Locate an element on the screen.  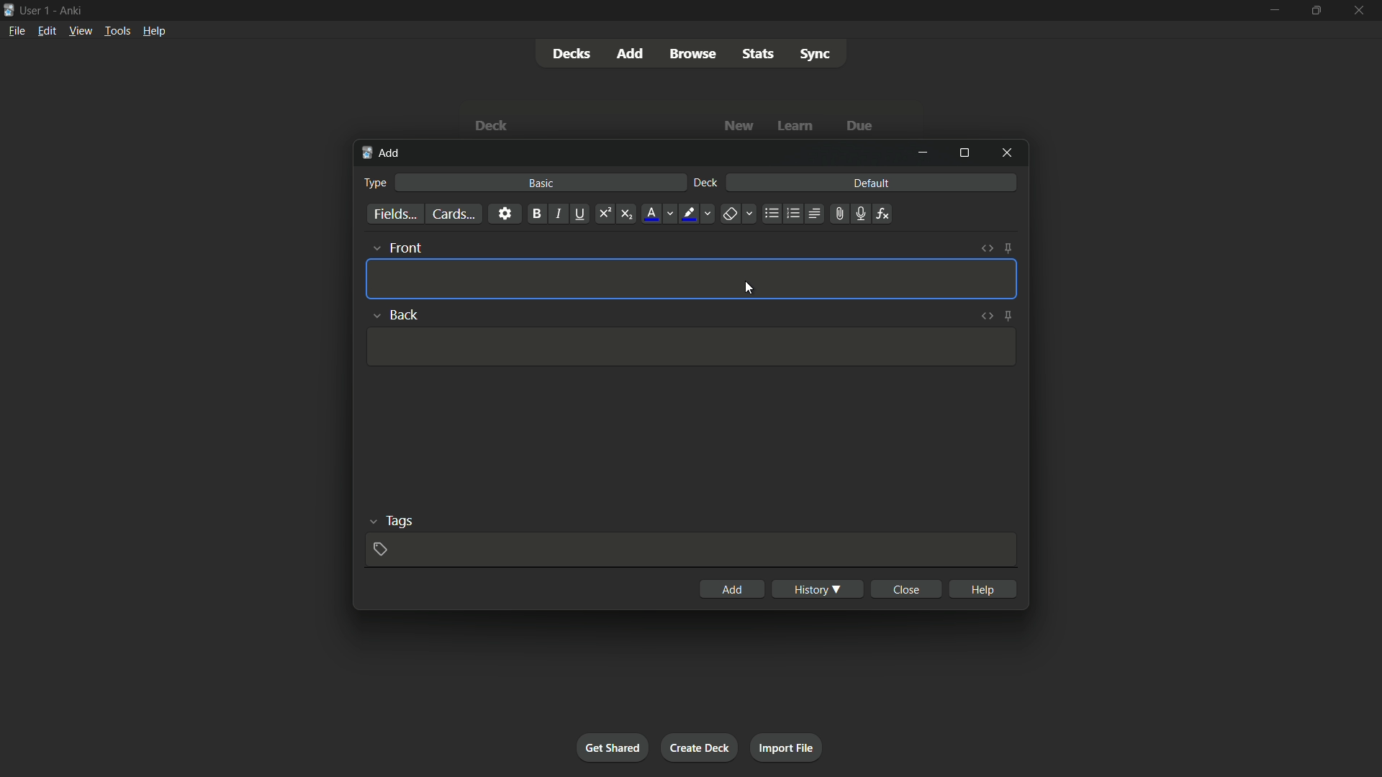
ordered list is located at coordinates (793, 214).